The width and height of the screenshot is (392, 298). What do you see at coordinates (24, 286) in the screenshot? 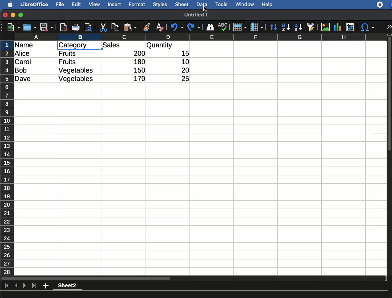
I see `next sheet` at bounding box center [24, 286].